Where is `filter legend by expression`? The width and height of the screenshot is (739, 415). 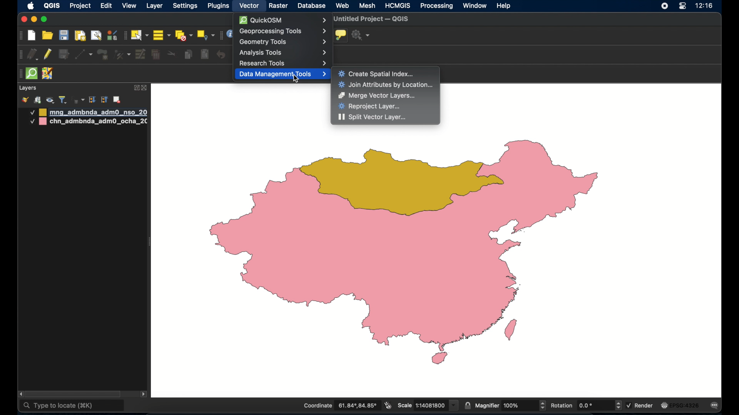 filter legend by expression is located at coordinates (77, 99).